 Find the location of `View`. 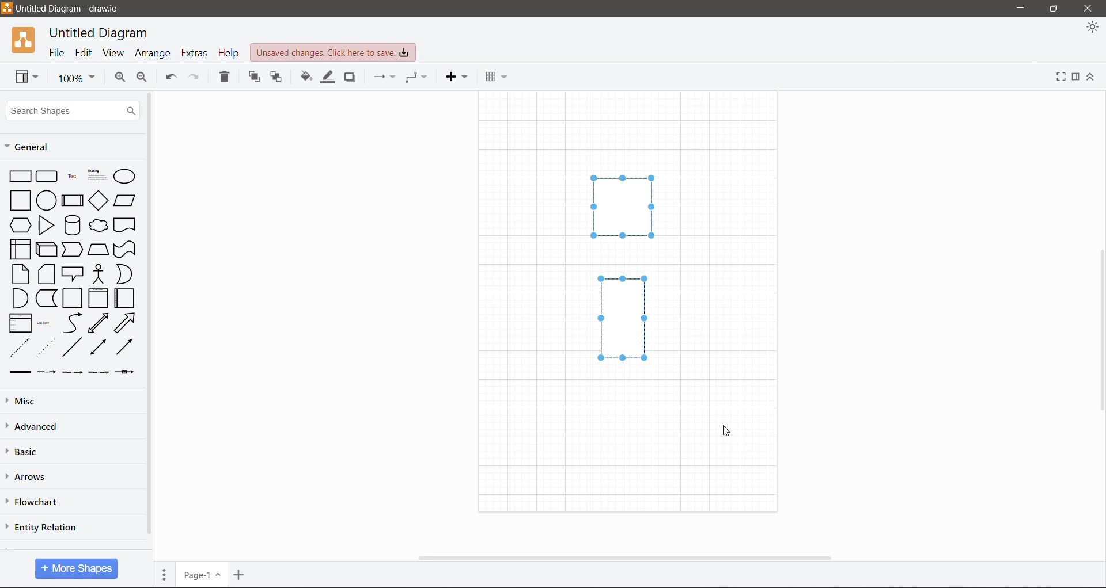

View is located at coordinates (26, 77).